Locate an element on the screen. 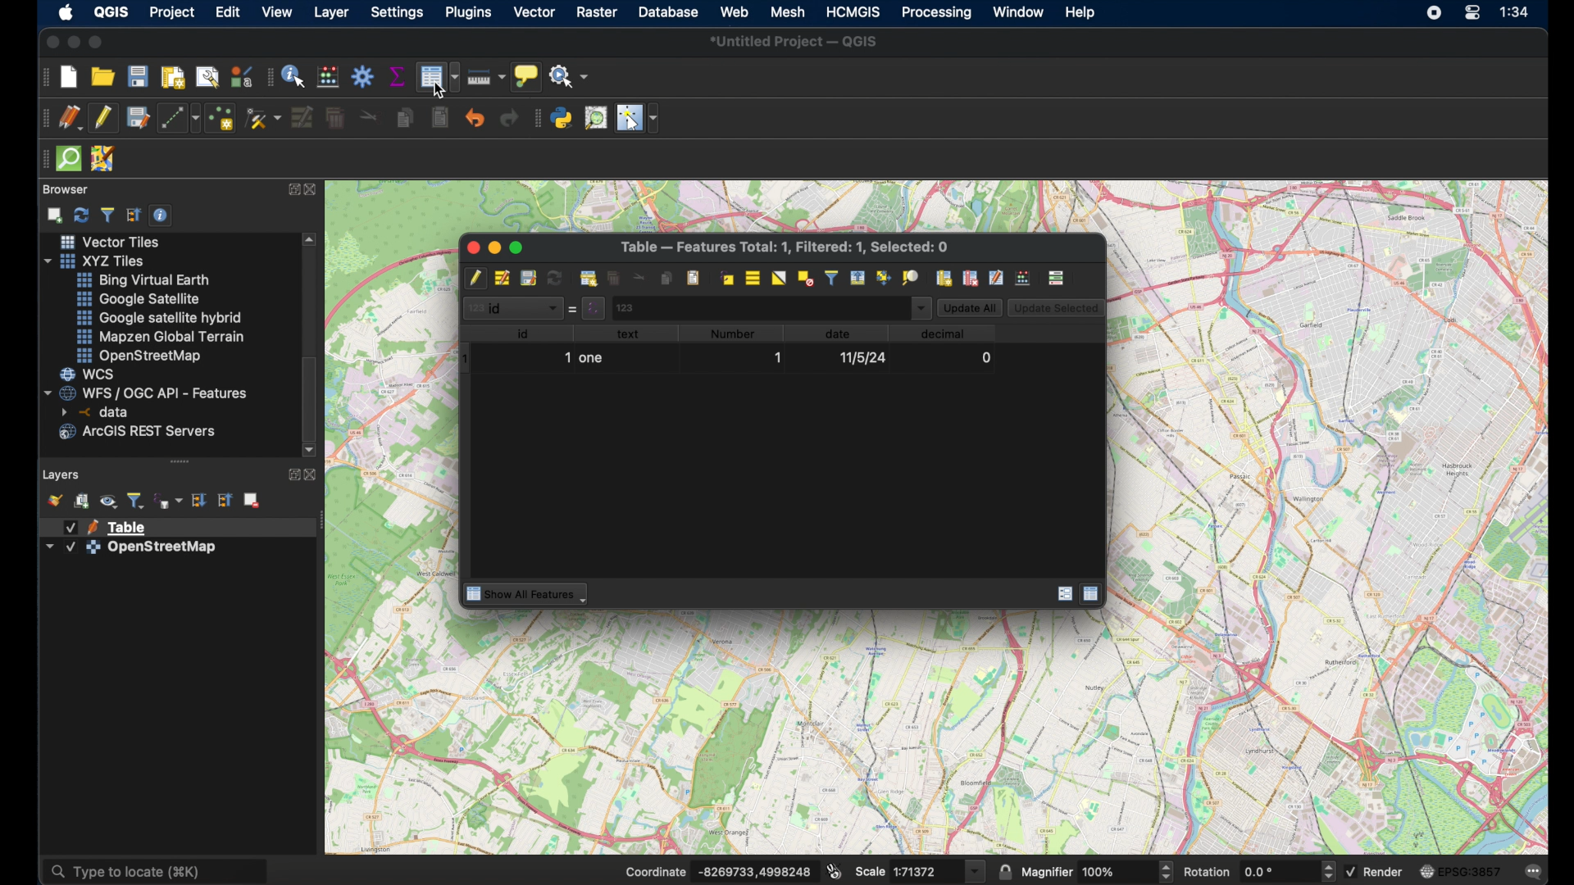  open project is located at coordinates (101, 75).